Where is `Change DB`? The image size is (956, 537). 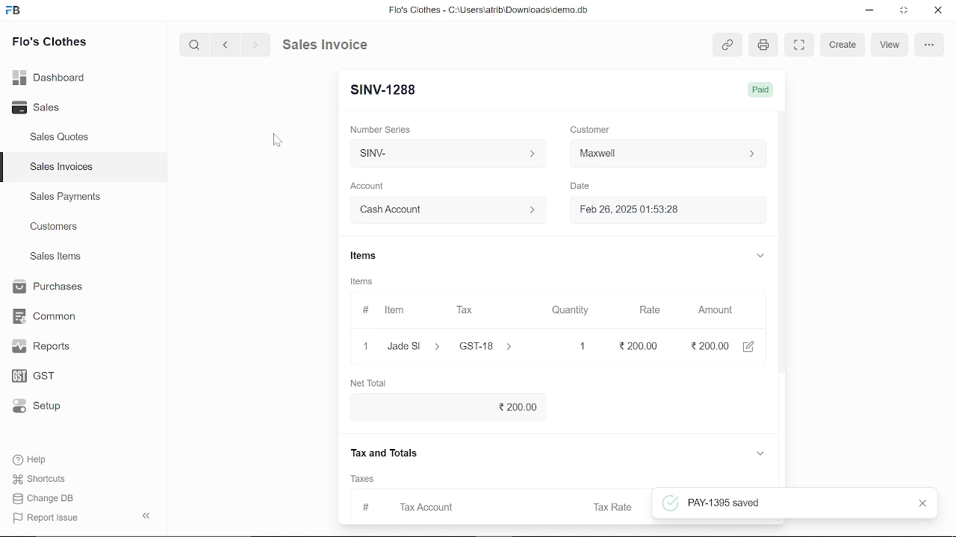
Change DB is located at coordinates (48, 498).